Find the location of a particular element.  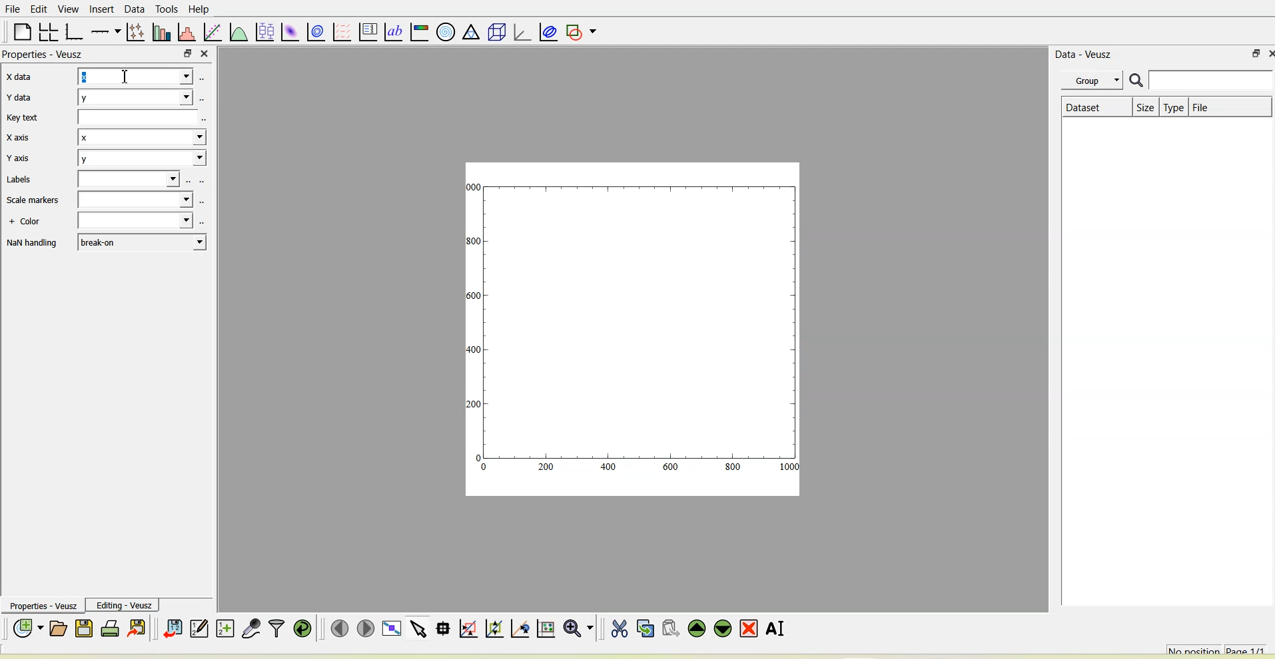

Zoom functions menu is located at coordinates (579, 629).